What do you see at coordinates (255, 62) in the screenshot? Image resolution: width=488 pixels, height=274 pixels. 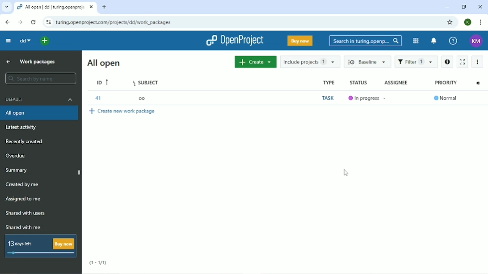 I see `Create` at bounding box center [255, 62].